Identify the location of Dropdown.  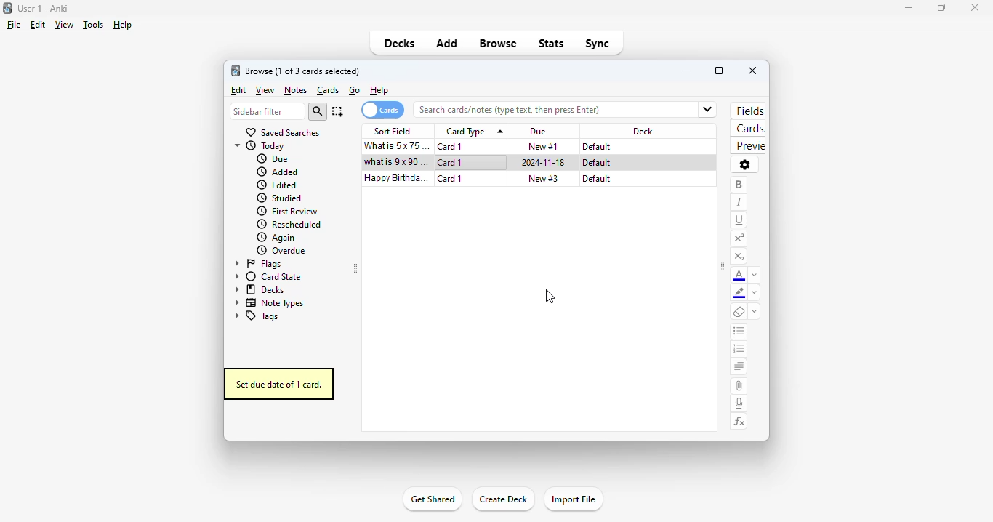
(709, 108).